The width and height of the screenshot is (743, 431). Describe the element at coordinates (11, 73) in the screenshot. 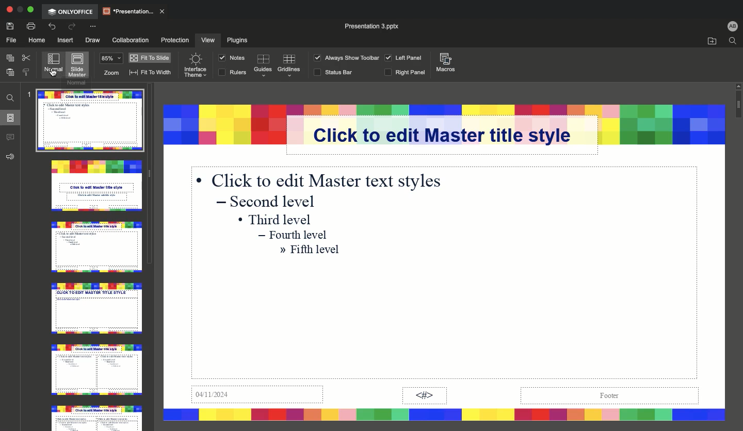

I see `Paste` at that location.